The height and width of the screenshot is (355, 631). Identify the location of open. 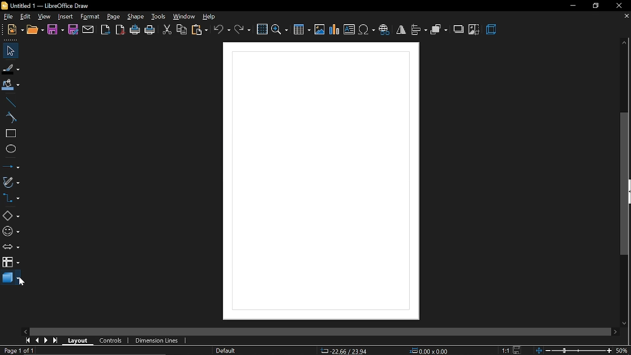
(35, 30).